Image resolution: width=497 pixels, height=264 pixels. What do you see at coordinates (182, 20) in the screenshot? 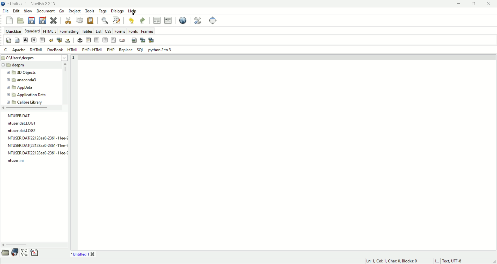
I see `view in browser` at bounding box center [182, 20].